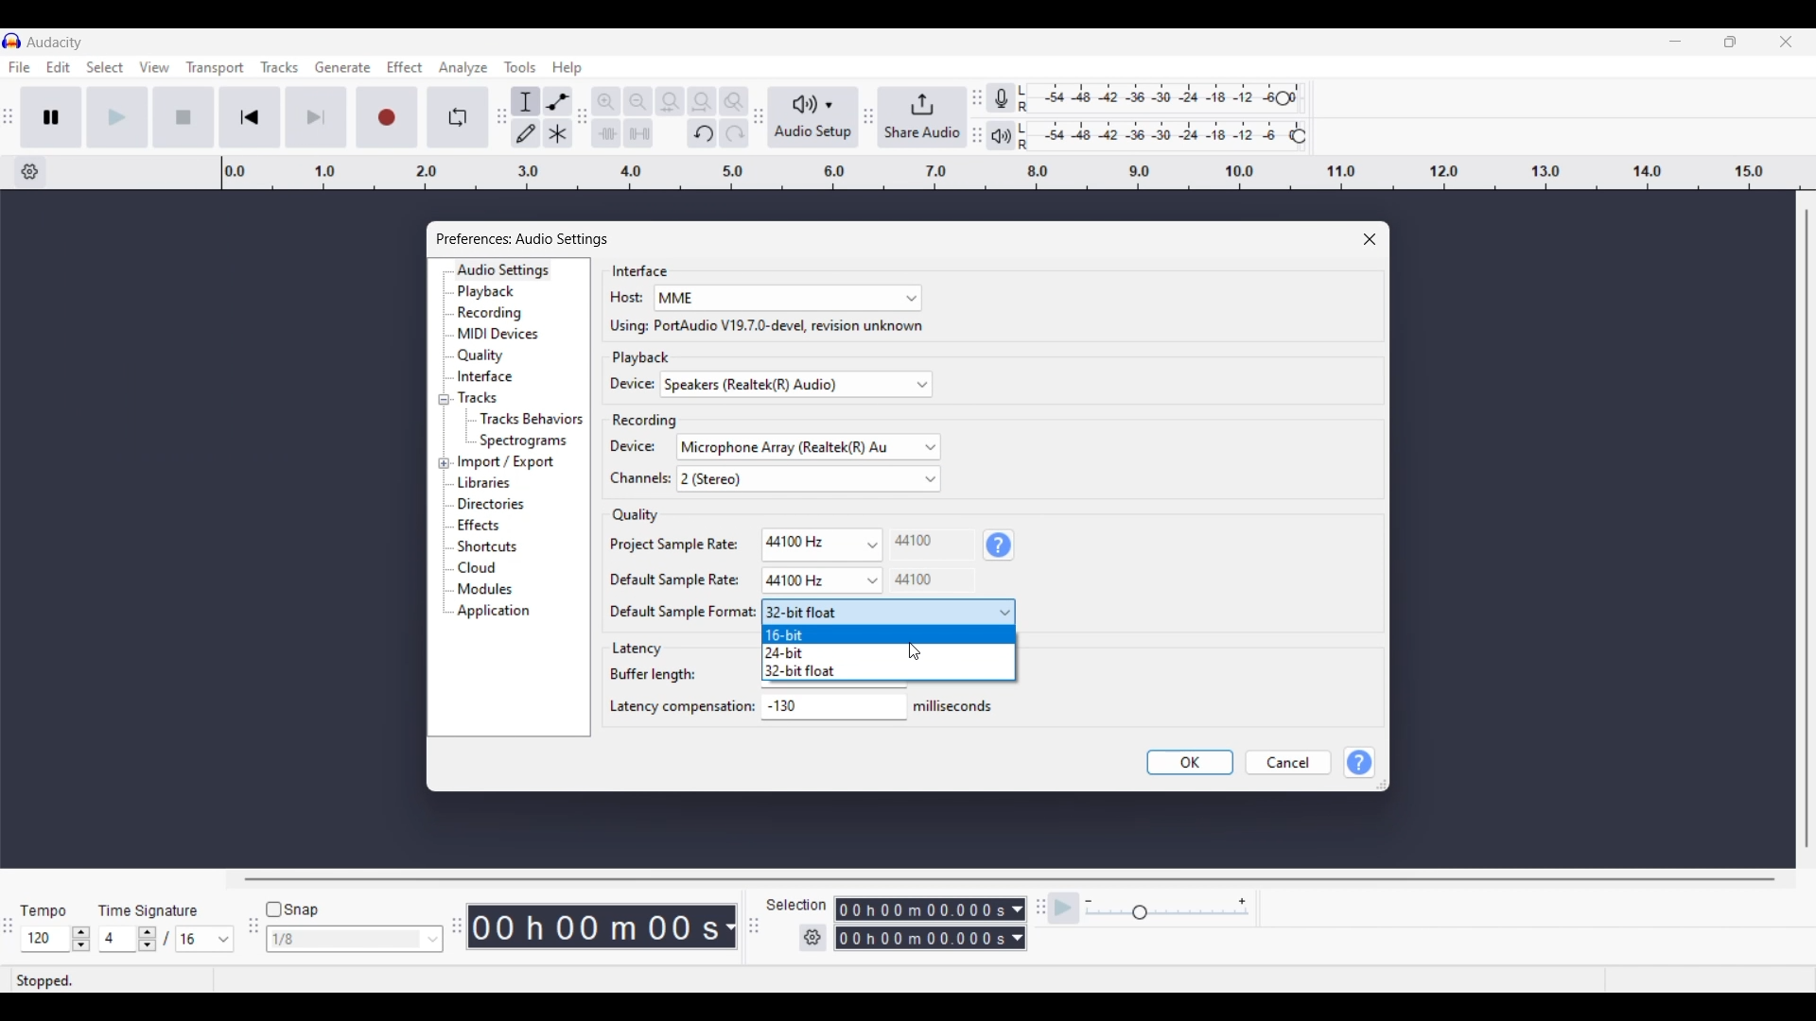 The image size is (1816, 1021). I want to click on Trim audio outside selection, so click(605, 132).